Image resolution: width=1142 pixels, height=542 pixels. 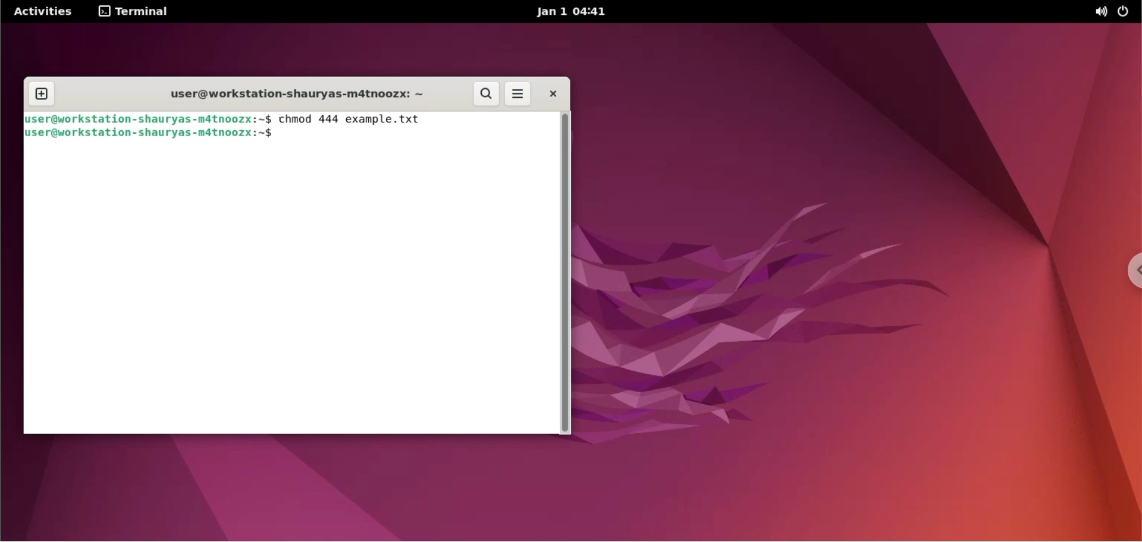 I want to click on terminal, so click(x=133, y=12).